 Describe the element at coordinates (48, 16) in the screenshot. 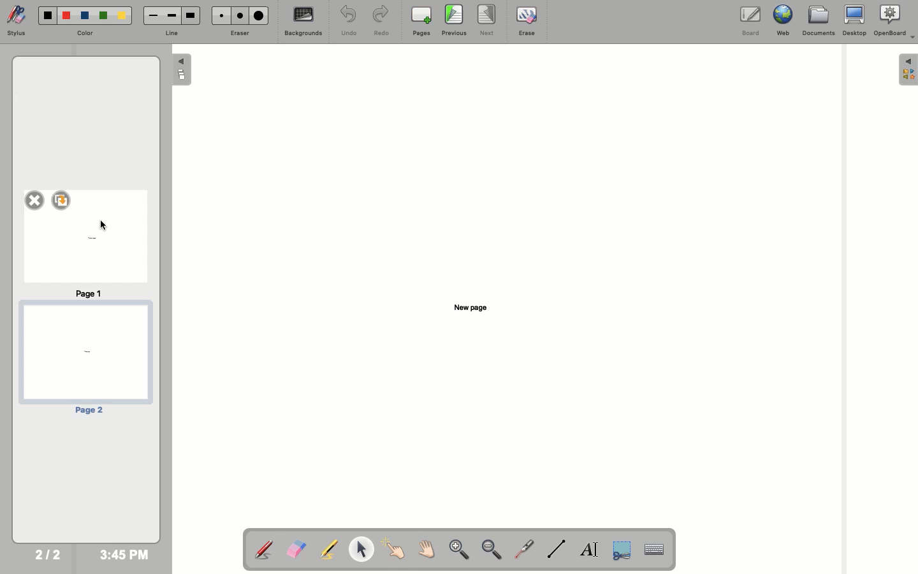

I see `Color 1` at that location.